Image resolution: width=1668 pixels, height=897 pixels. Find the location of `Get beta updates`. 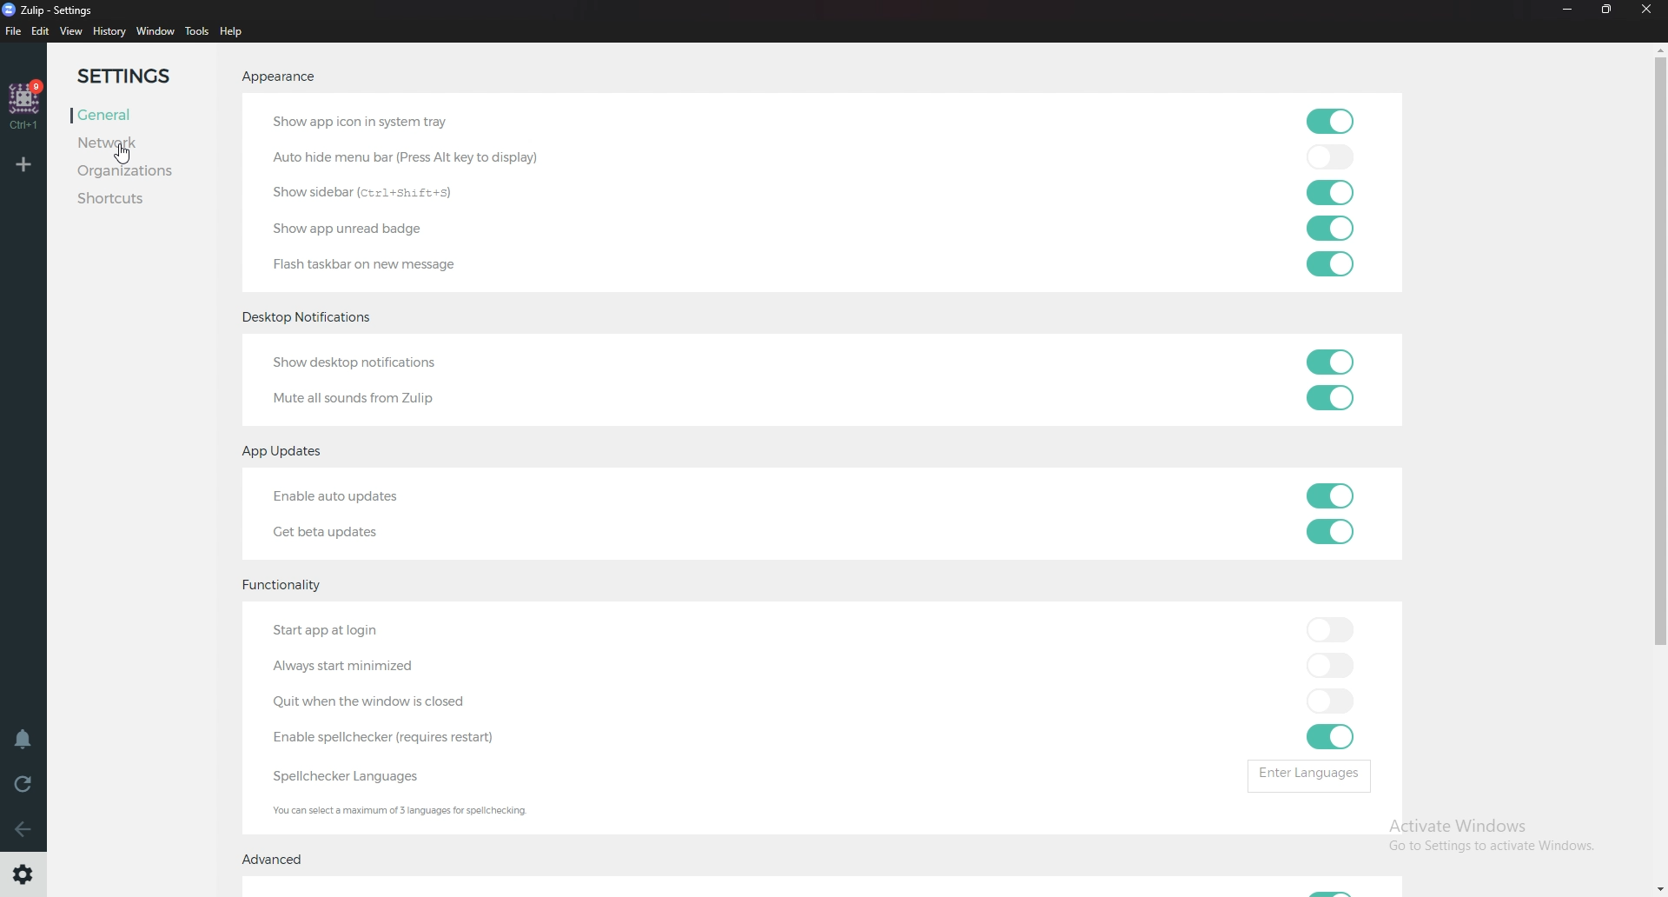

Get beta updates is located at coordinates (335, 535).